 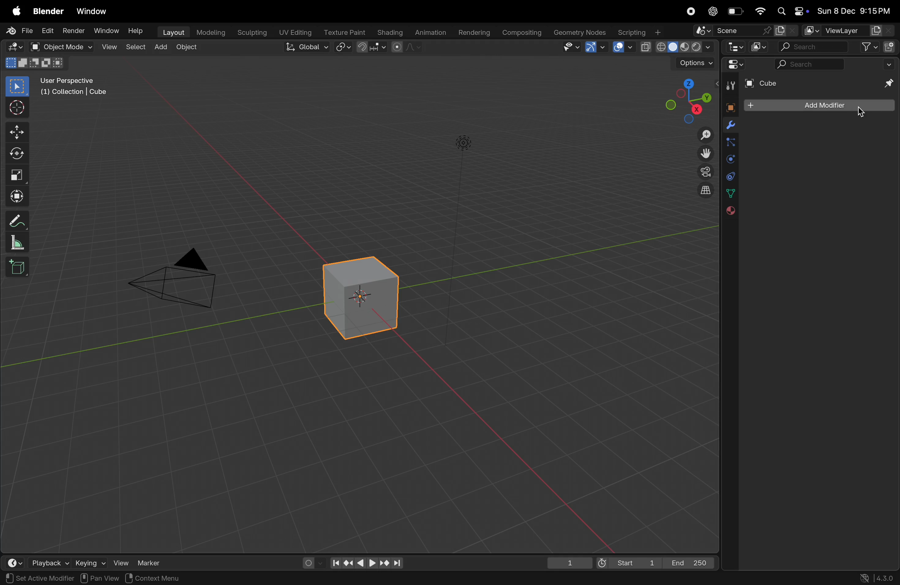 I want to click on searchbar, so click(x=811, y=65).